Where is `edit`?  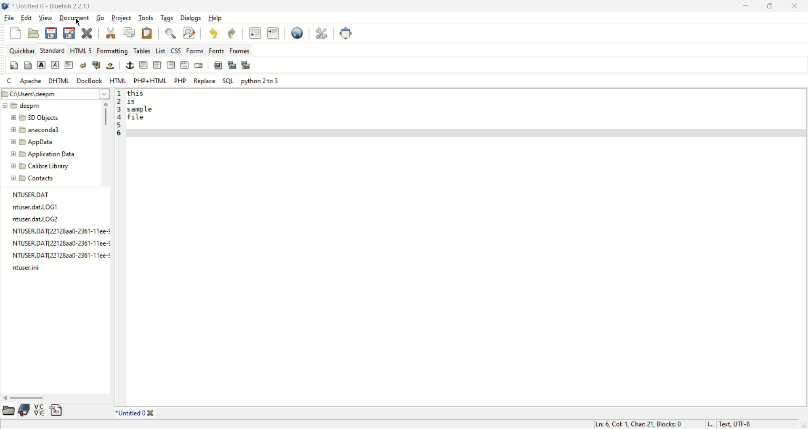
edit is located at coordinates (28, 18).